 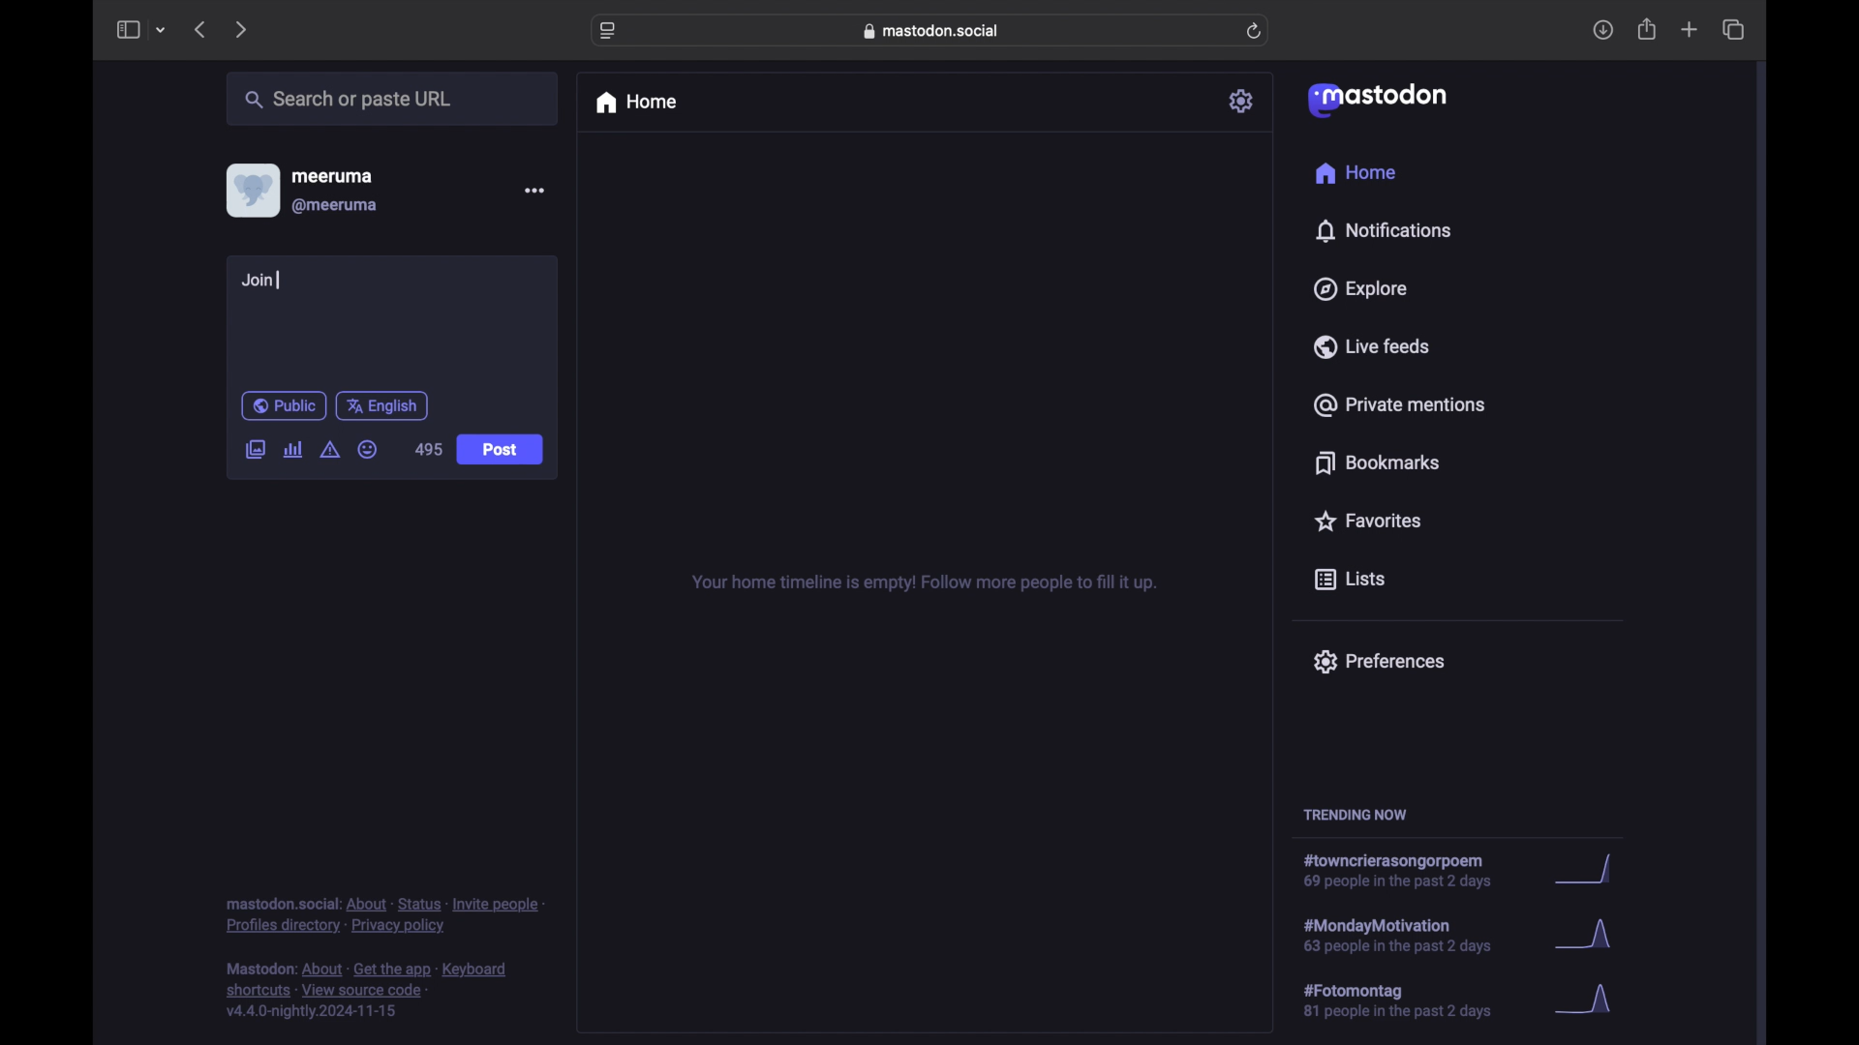 What do you see at coordinates (279, 280) in the screenshot?
I see `text cursor` at bounding box center [279, 280].